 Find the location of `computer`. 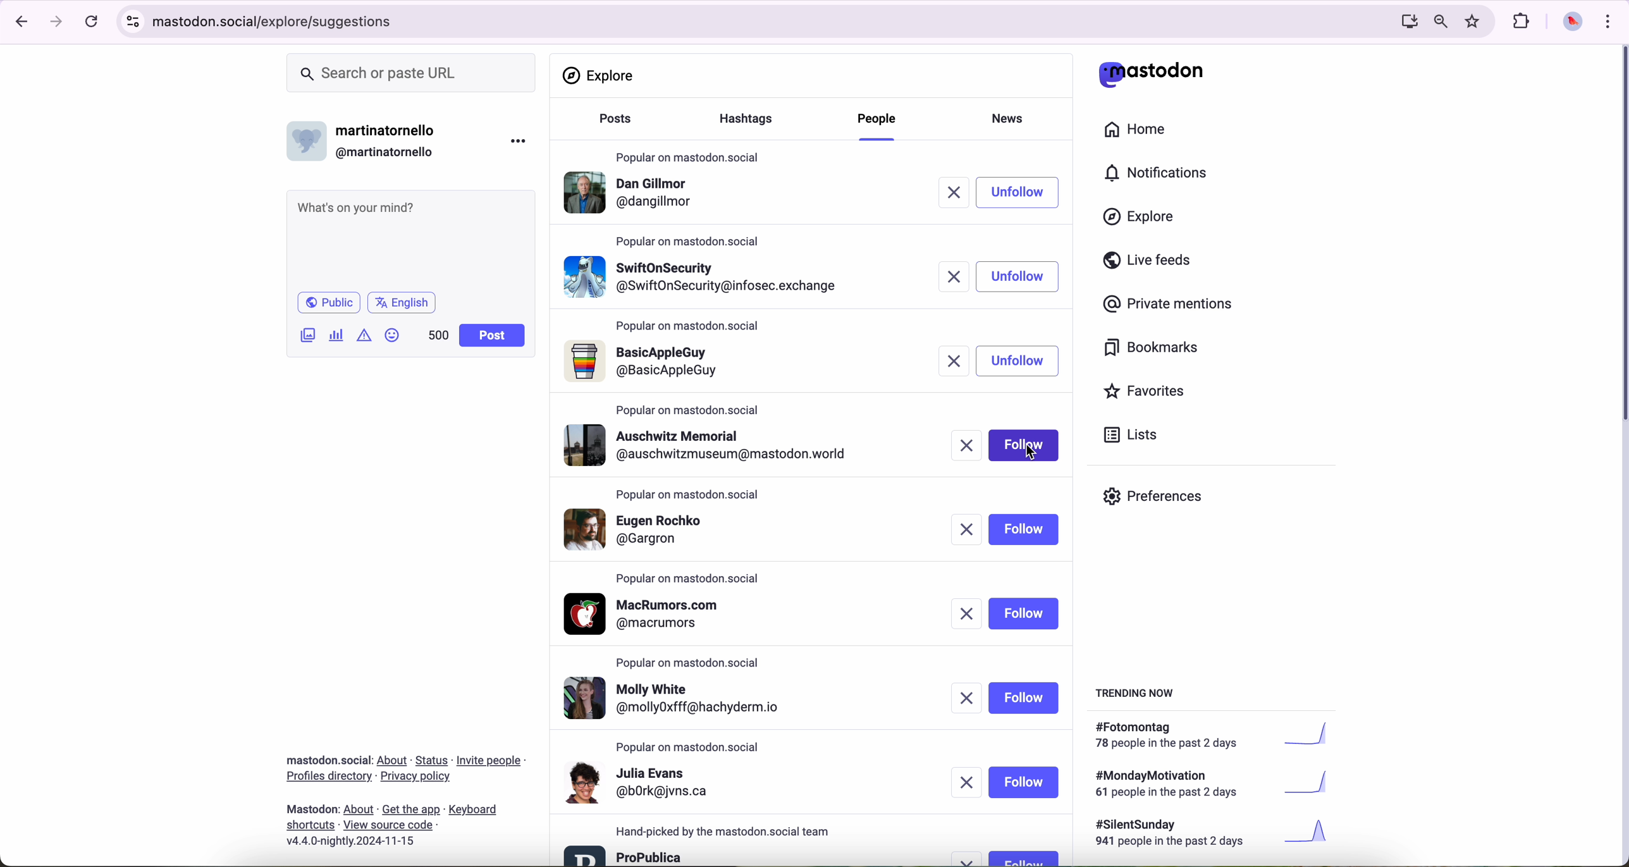

computer is located at coordinates (1404, 21).